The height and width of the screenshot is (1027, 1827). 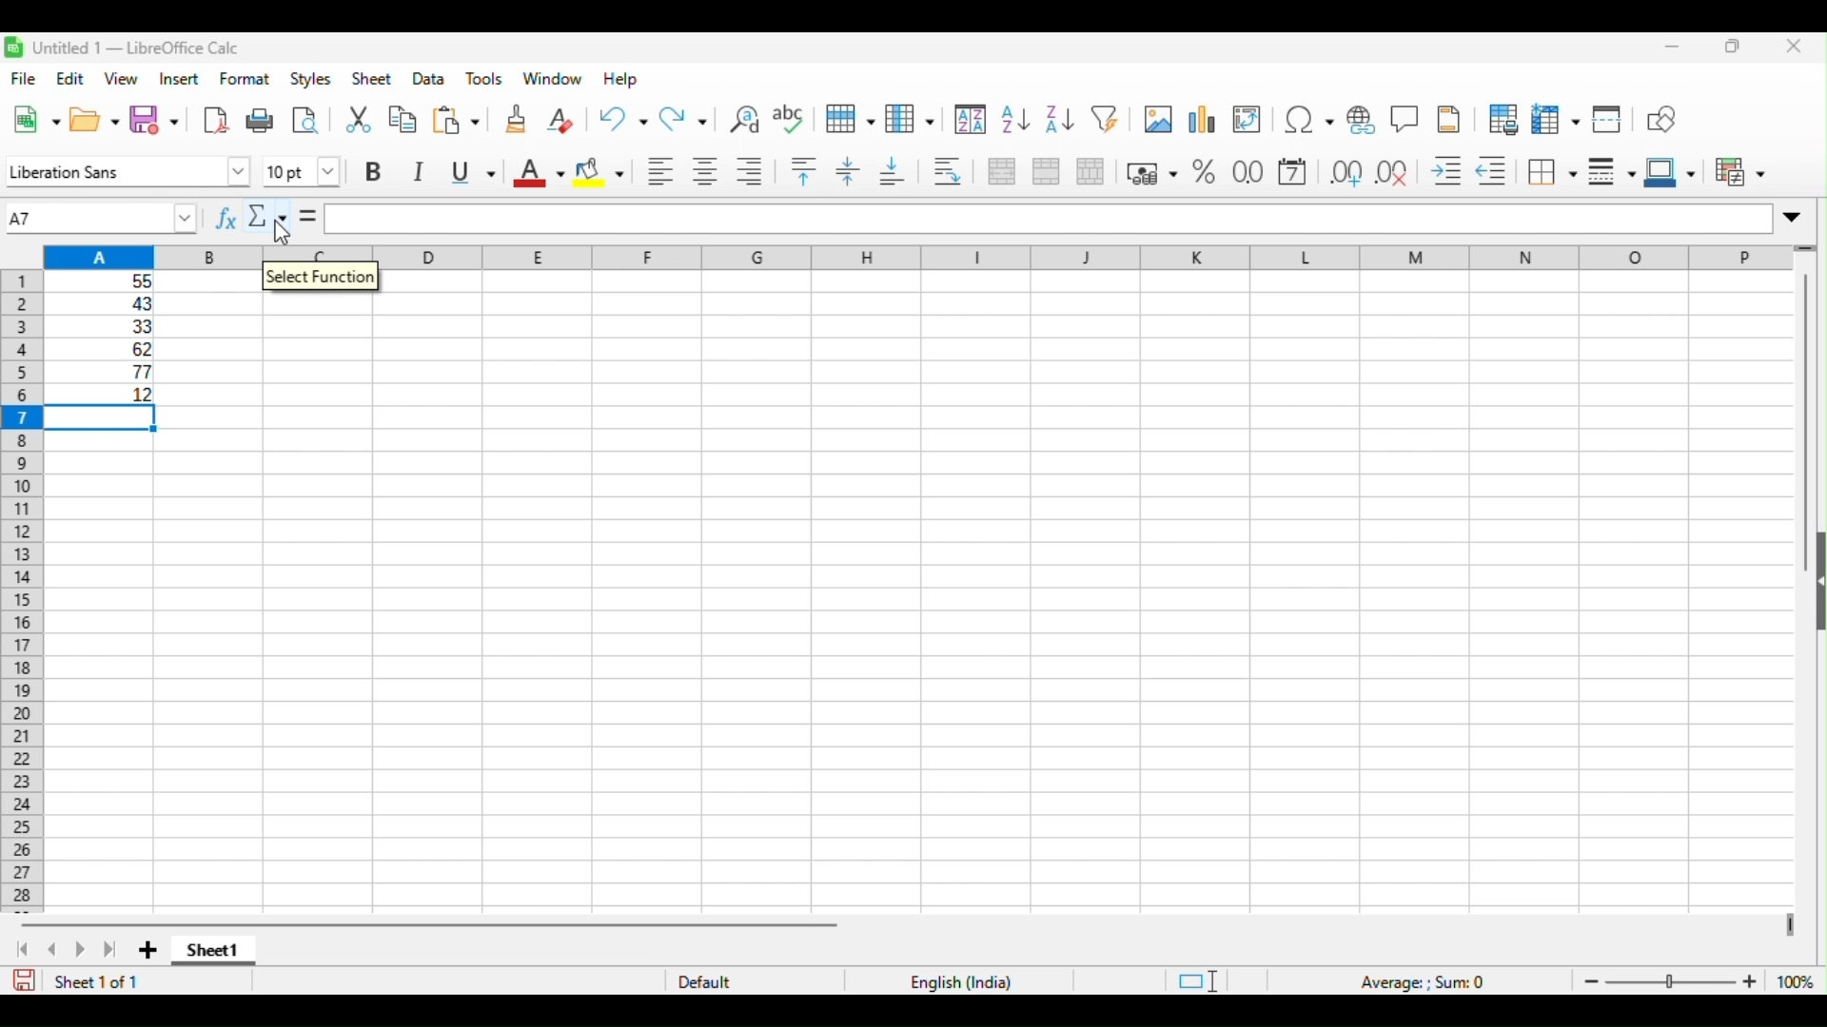 I want to click on sheet1, so click(x=215, y=953).